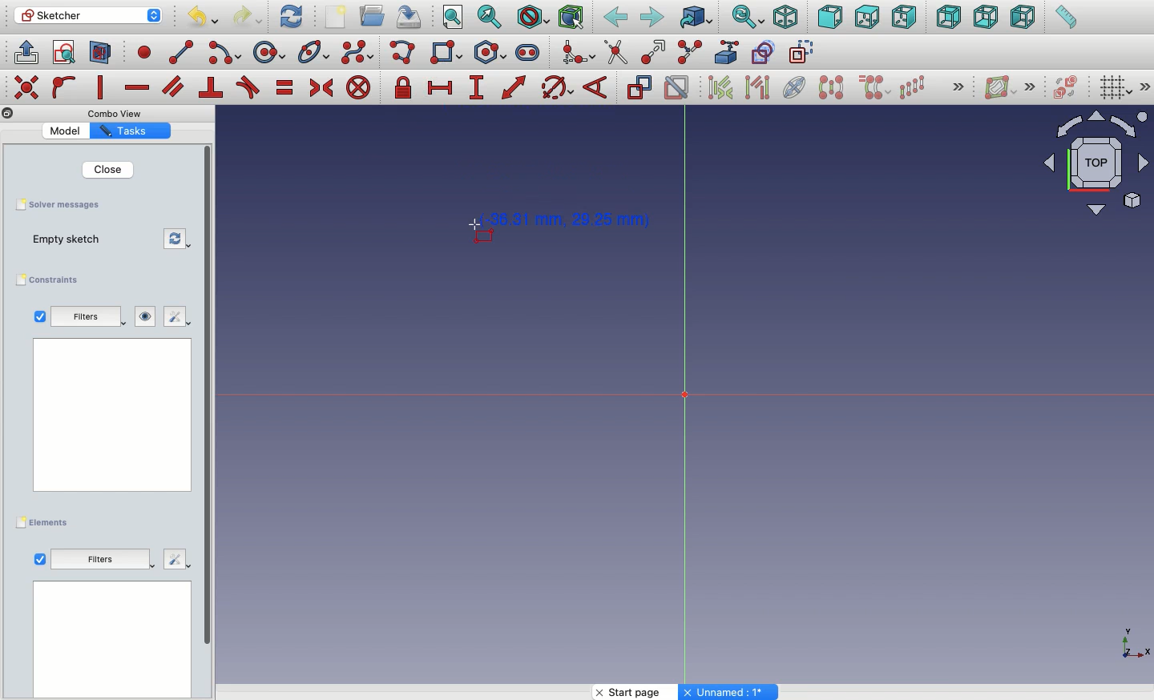  What do you see at coordinates (756, 86) in the screenshot?
I see `Selected associated geometry` at bounding box center [756, 86].